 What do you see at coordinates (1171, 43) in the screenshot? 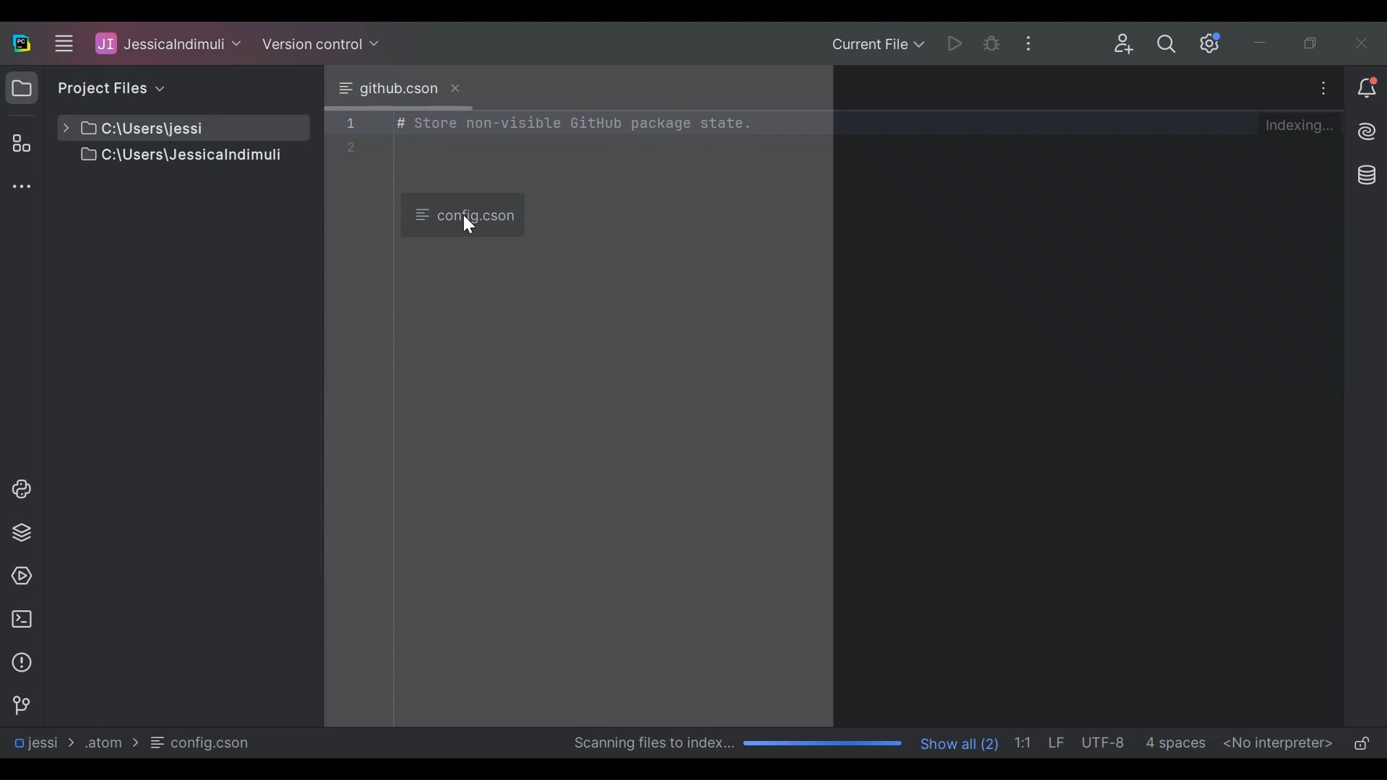
I see `Search` at bounding box center [1171, 43].